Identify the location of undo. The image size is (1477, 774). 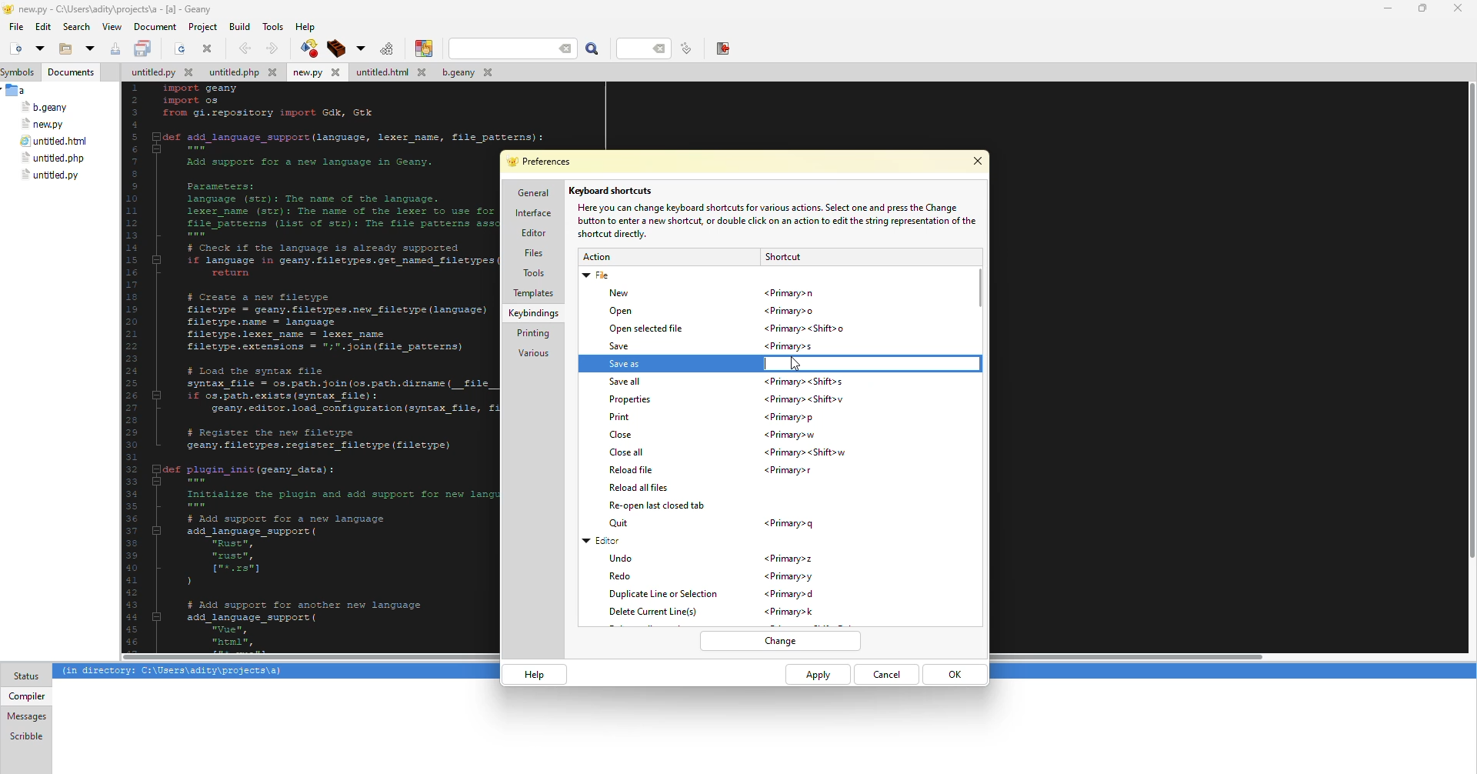
(622, 557).